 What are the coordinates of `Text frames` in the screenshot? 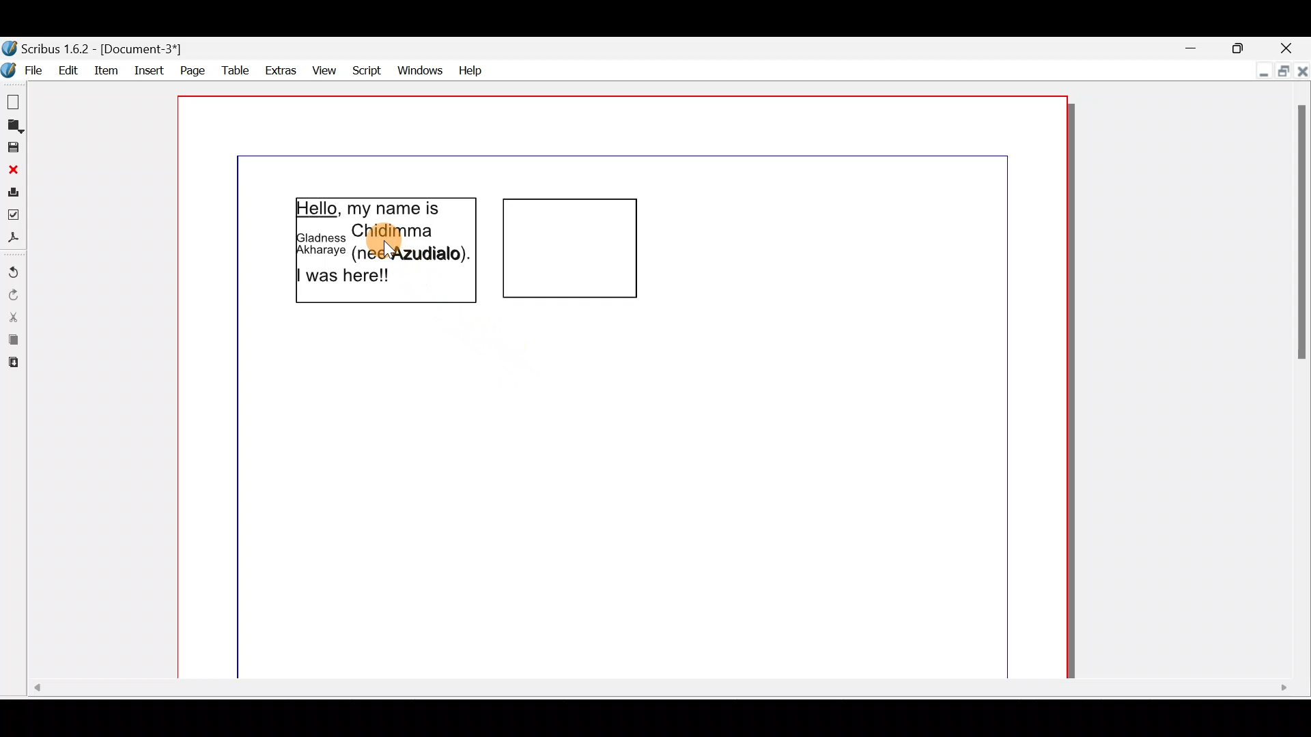 It's located at (538, 255).